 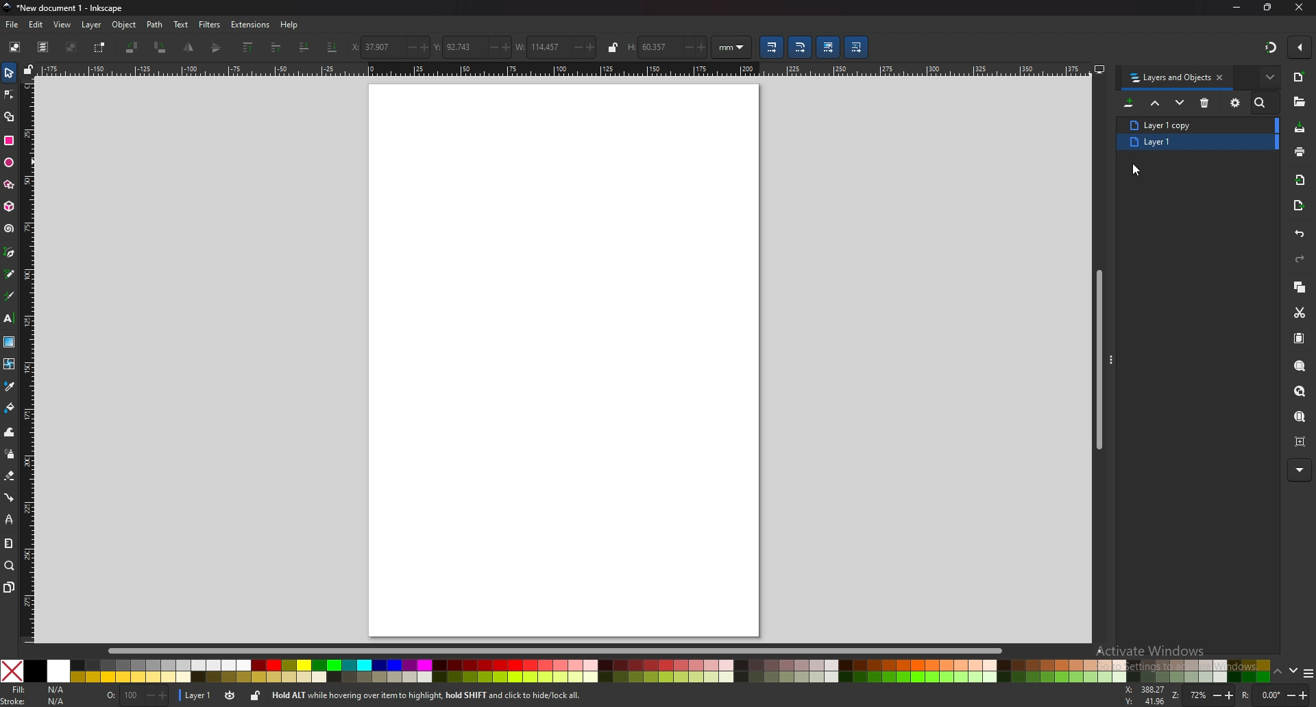 What do you see at coordinates (217, 48) in the screenshot?
I see `flip horizontally` at bounding box center [217, 48].